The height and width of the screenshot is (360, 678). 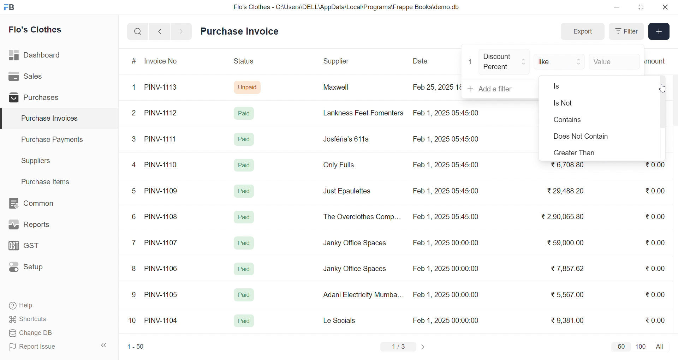 I want to click on resize, so click(x=641, y=7).